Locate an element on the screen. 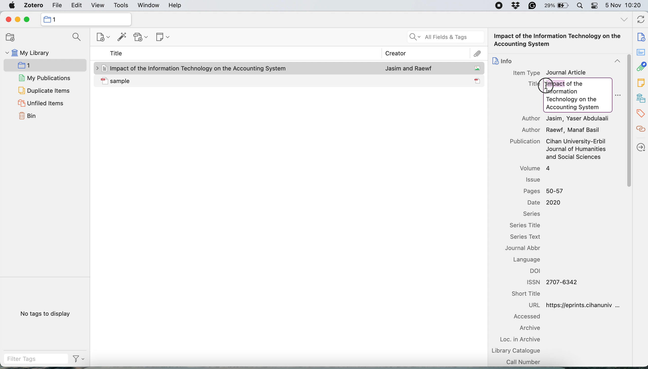 Image resolution: width=648 pixels, height=369 pixels. Cihan University-Erbil Journal of Humanities and Social Sciences is located at coordinates (577, 149).